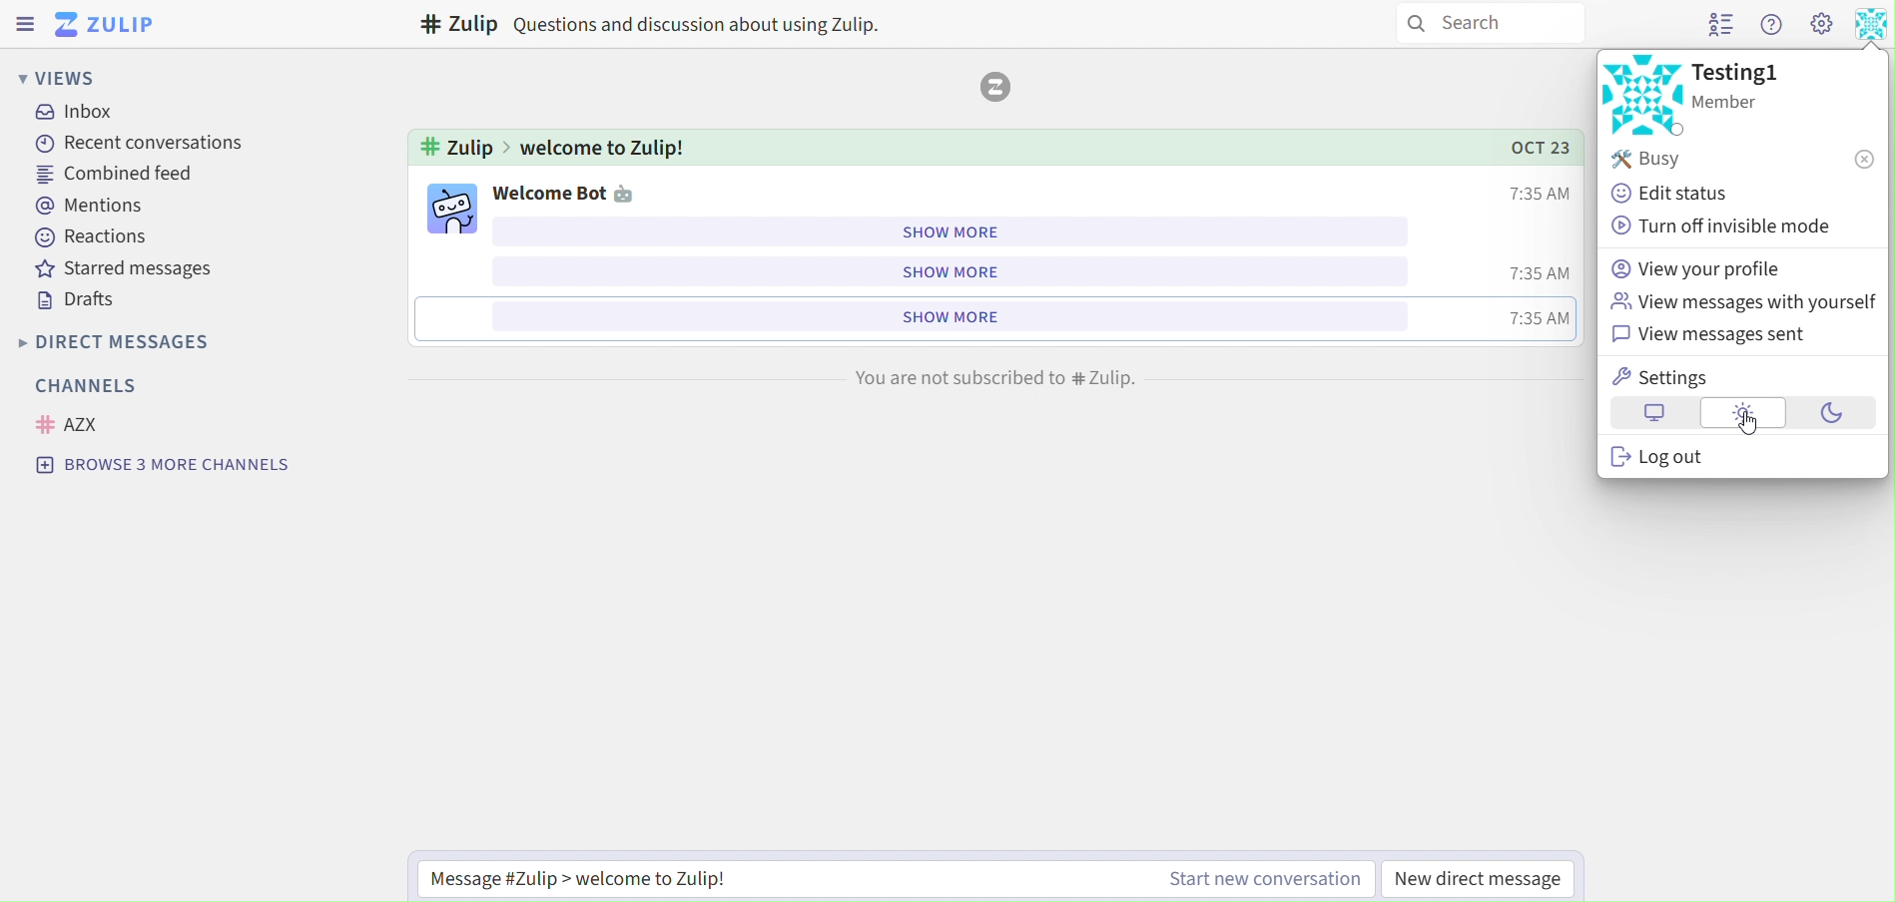  What do you see at coordinates (77, 115) in the screenshot?
I see `inbox` at bounding box center [77, 115].